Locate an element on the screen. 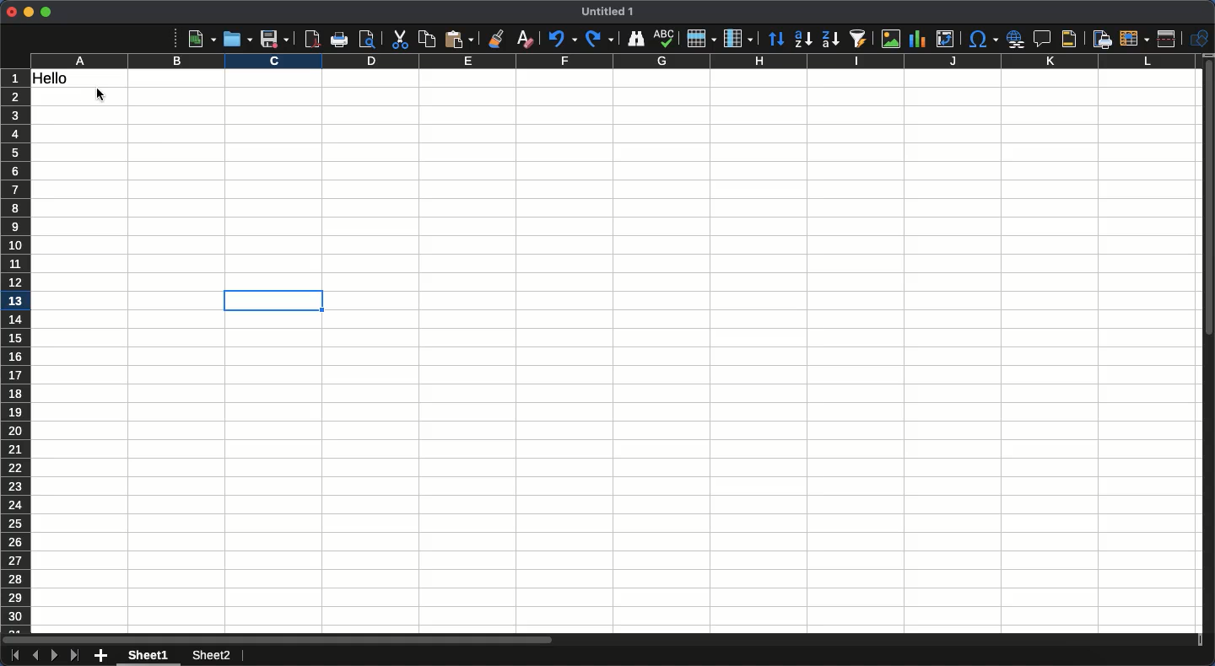 This screenshot has height=666, width=1215. Print preview is located at coordinates (367, 39).